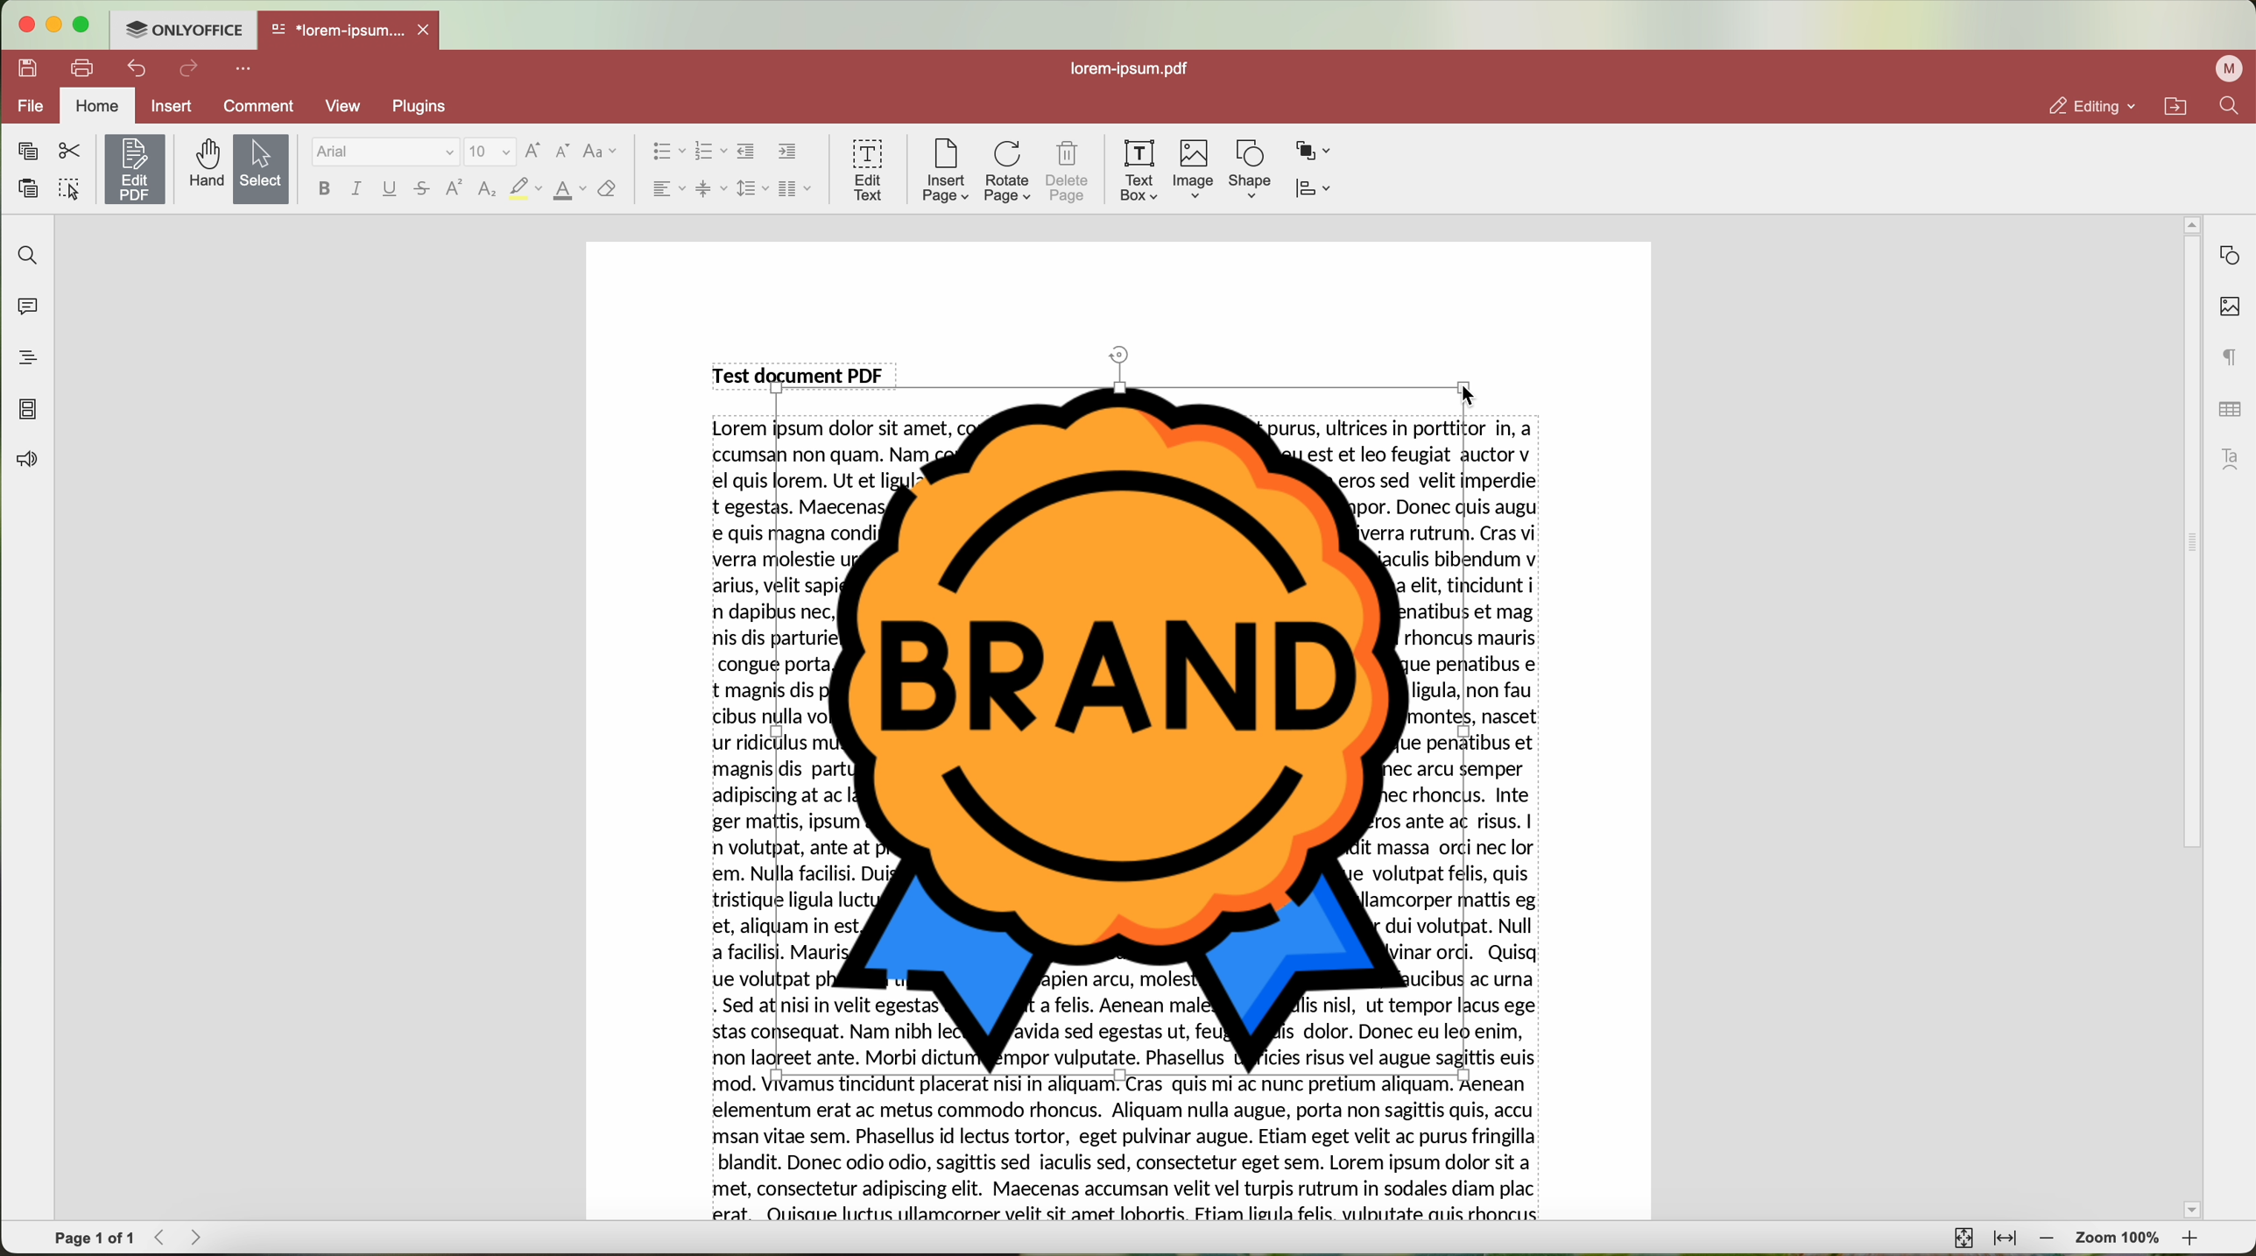 The image size is (2256, 1256). I want to click on ONLYOFFICE, so click(182, 27).